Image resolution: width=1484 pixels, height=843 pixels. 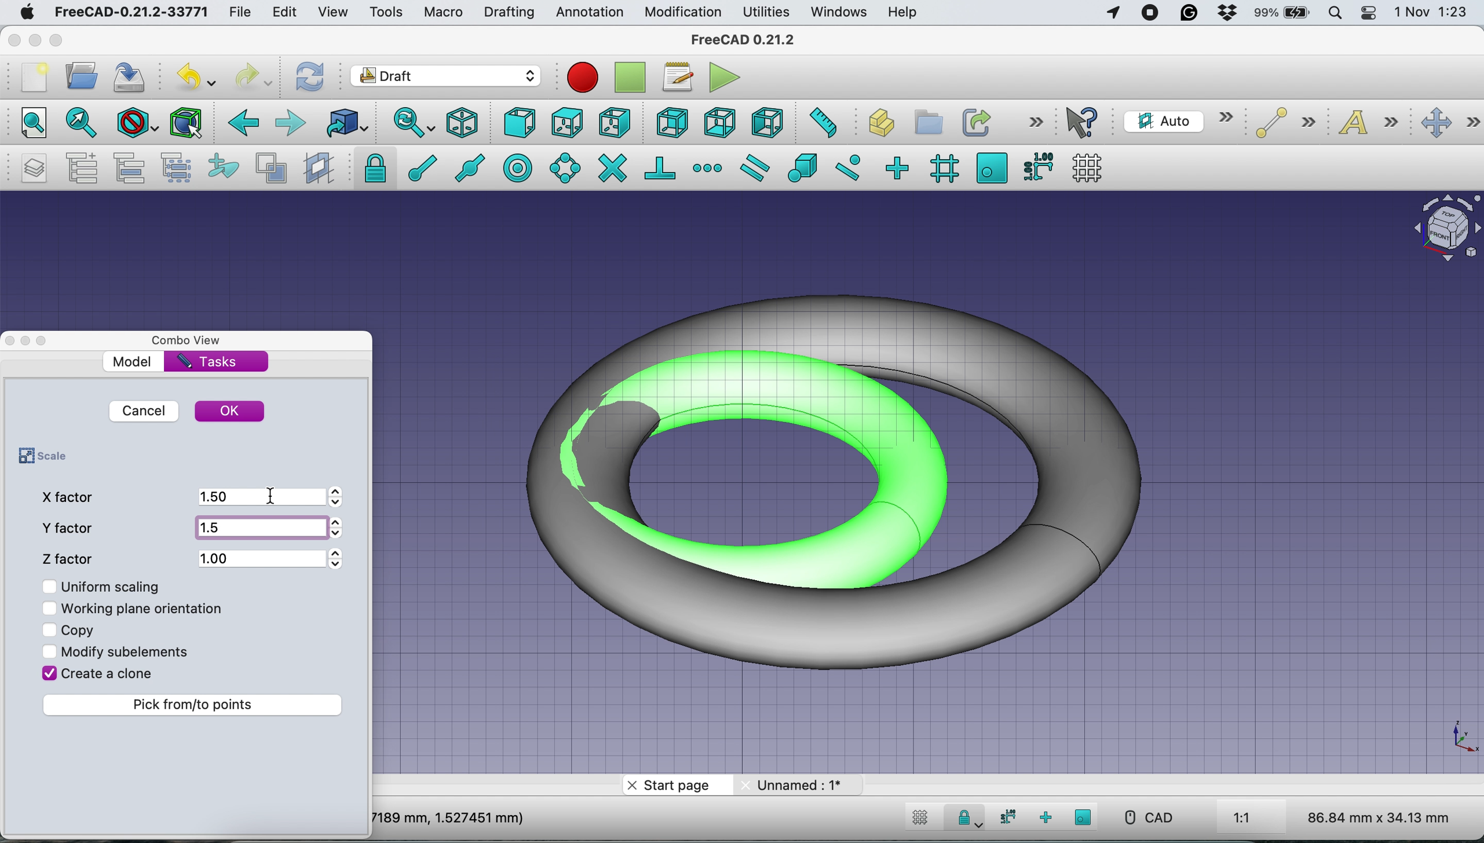 I want to click on freeCAD 0.21.2, so click(x=743, y=41).